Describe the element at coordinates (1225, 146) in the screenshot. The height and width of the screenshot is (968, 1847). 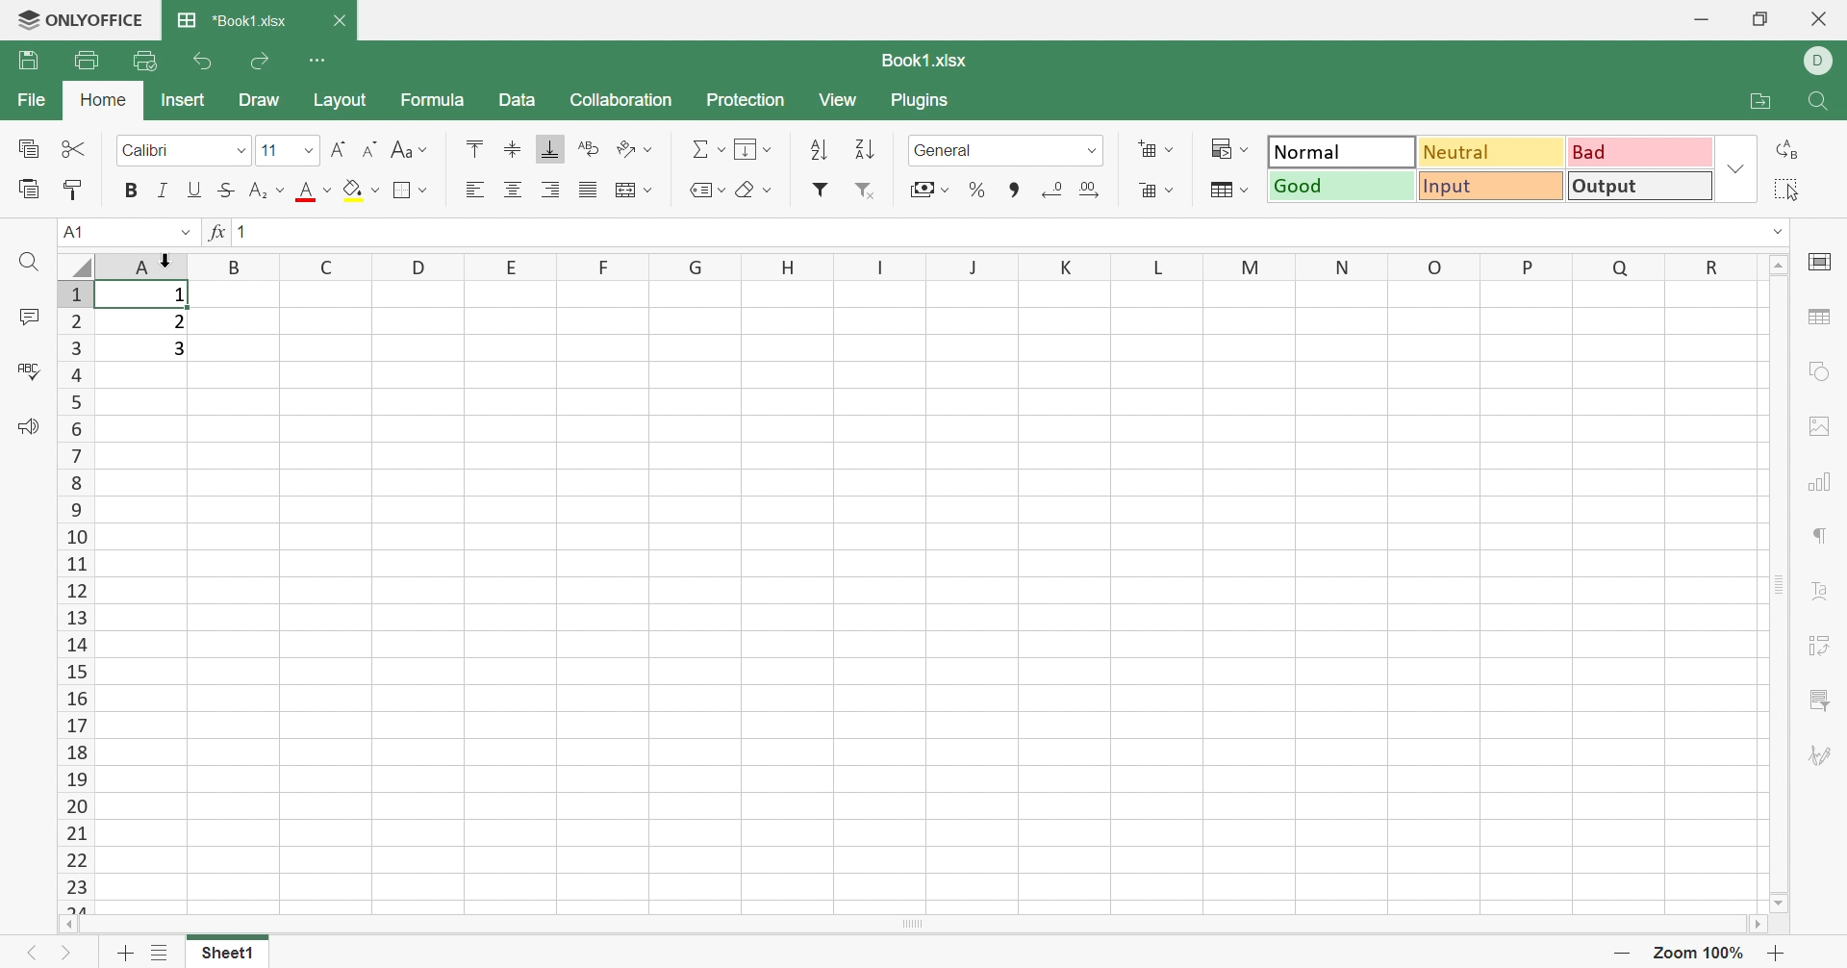
I see `Conditional formatting` at that location.